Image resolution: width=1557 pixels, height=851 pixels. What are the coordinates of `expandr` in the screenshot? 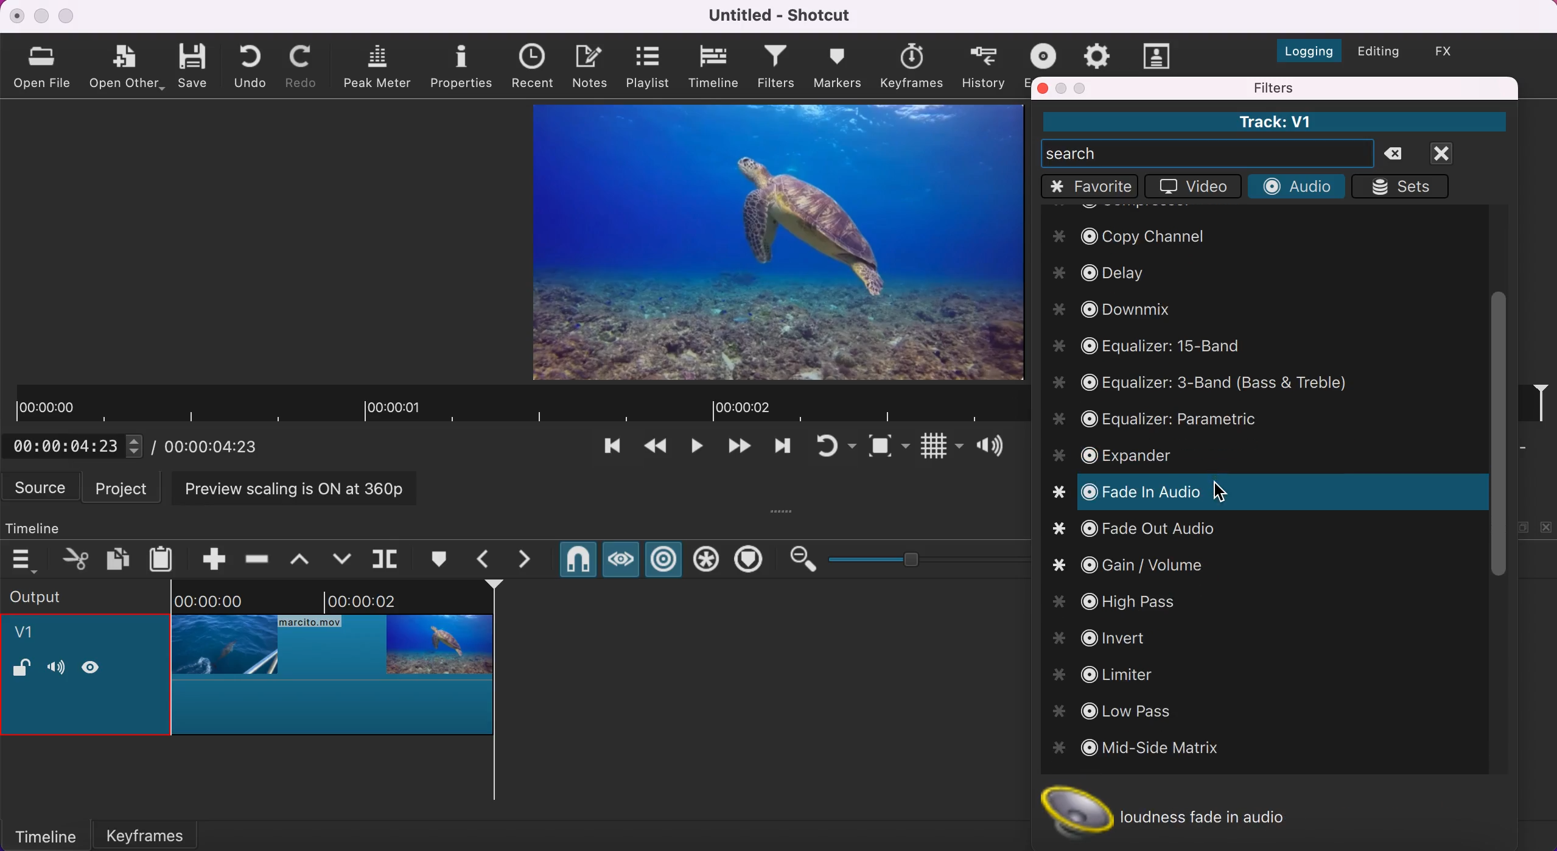 It's located at (1118, 455).